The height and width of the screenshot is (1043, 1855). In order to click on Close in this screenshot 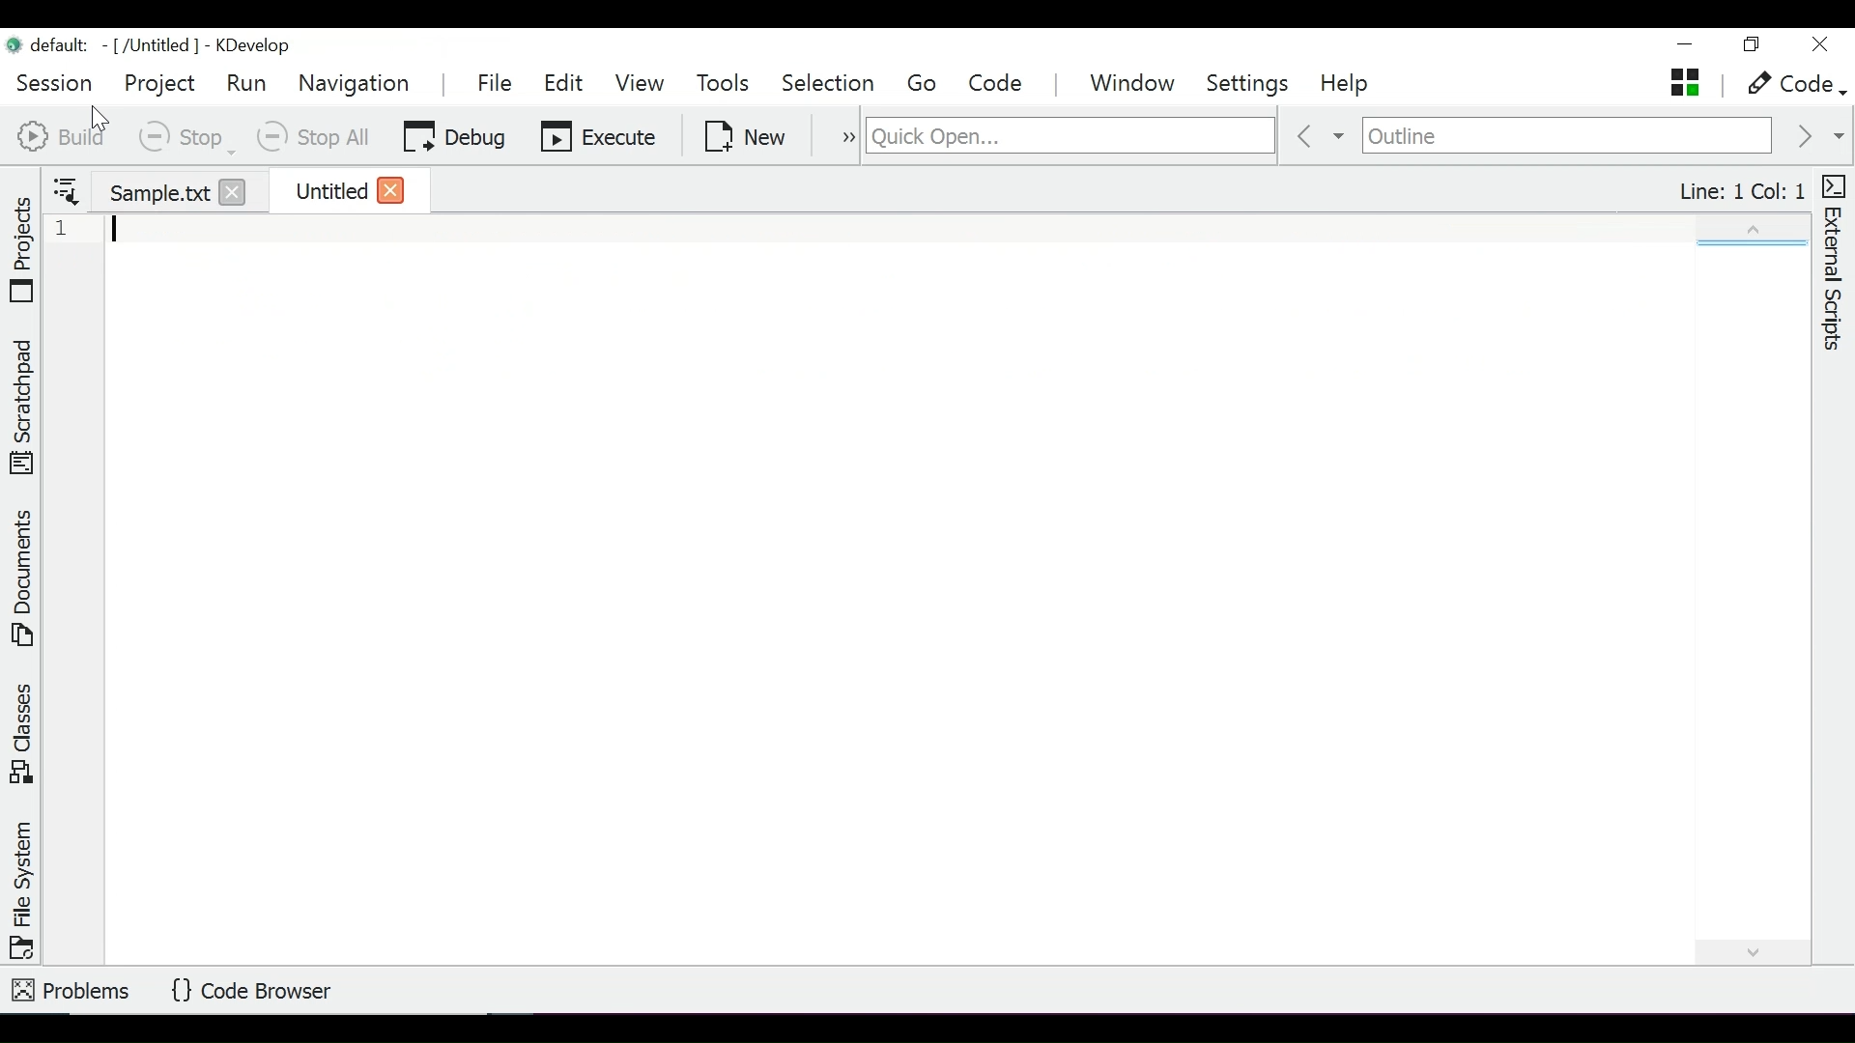, I will do `click(230, 192)`.